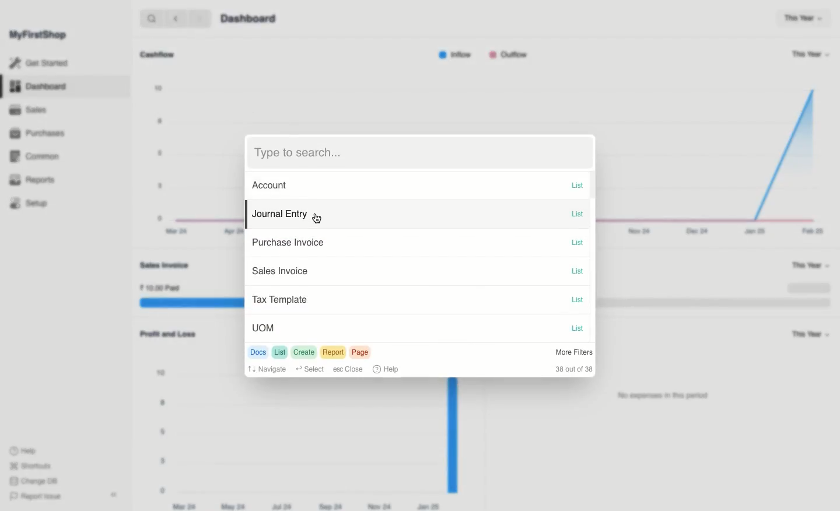  I want to click on Common, so click(34, 156).